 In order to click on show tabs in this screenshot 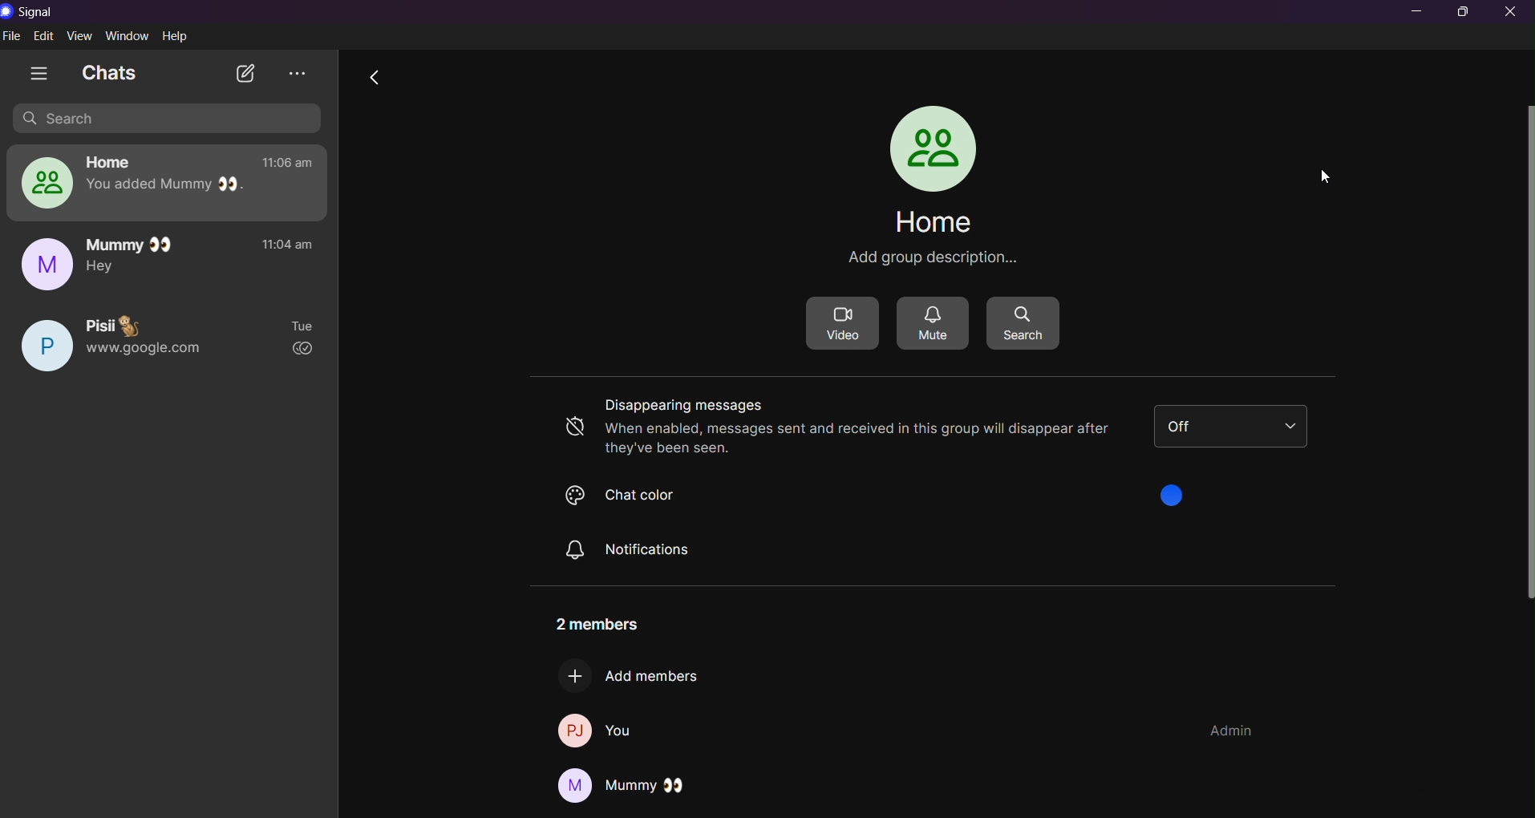, I will do `click(39, 73)`.